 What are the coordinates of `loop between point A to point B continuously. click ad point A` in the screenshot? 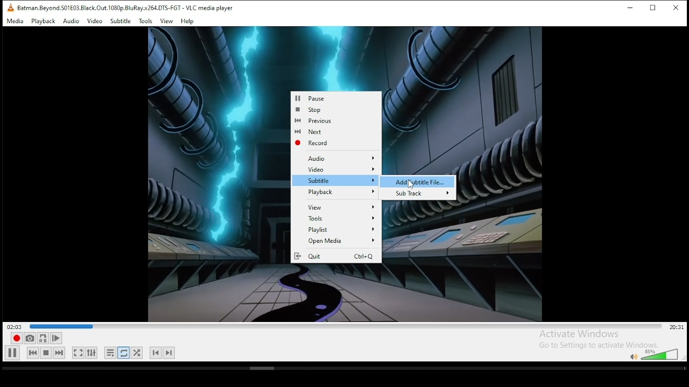 It's located at (43, 338).